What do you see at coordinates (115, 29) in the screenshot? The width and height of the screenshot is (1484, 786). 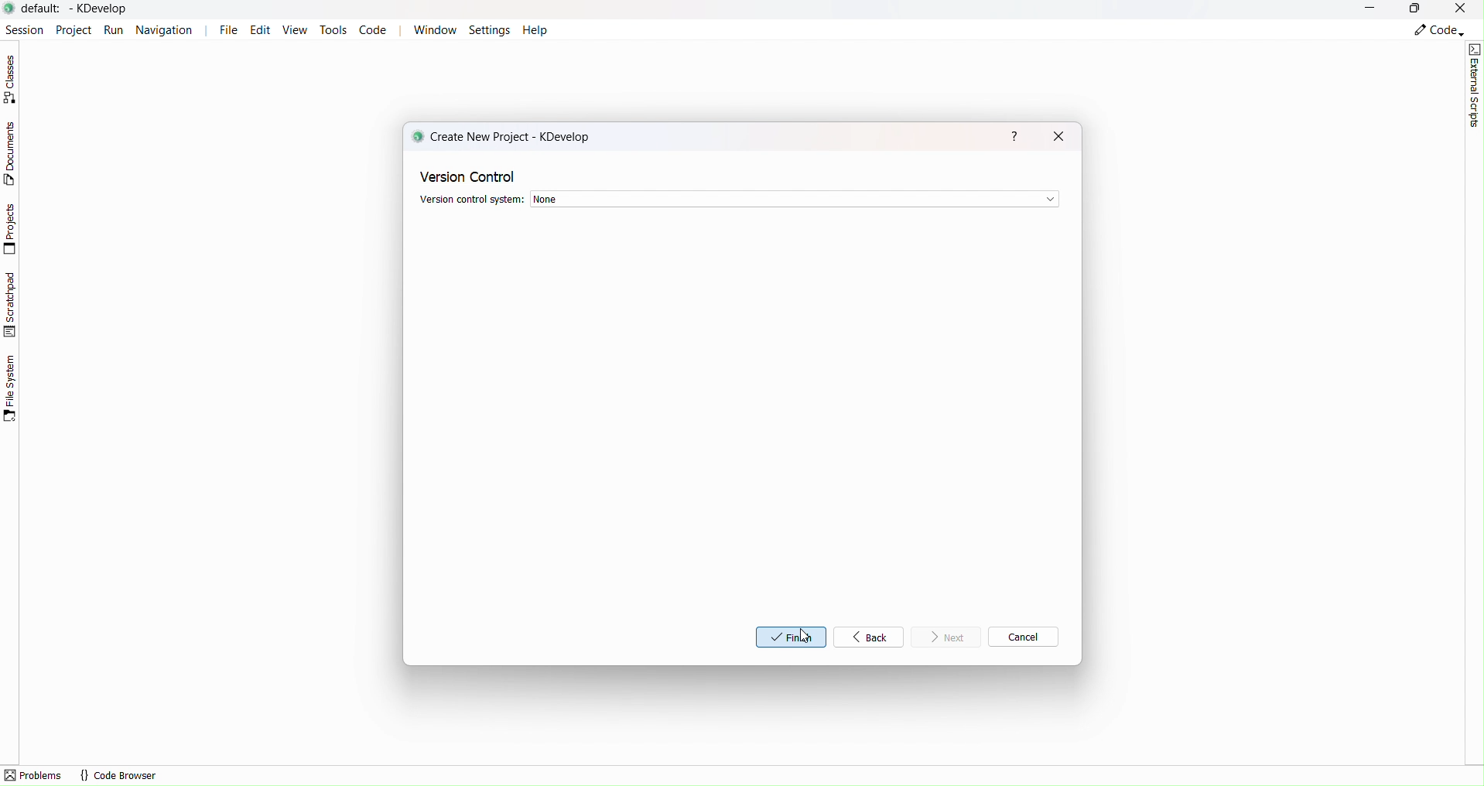 I see `Run` at bounding box center [115, 29].